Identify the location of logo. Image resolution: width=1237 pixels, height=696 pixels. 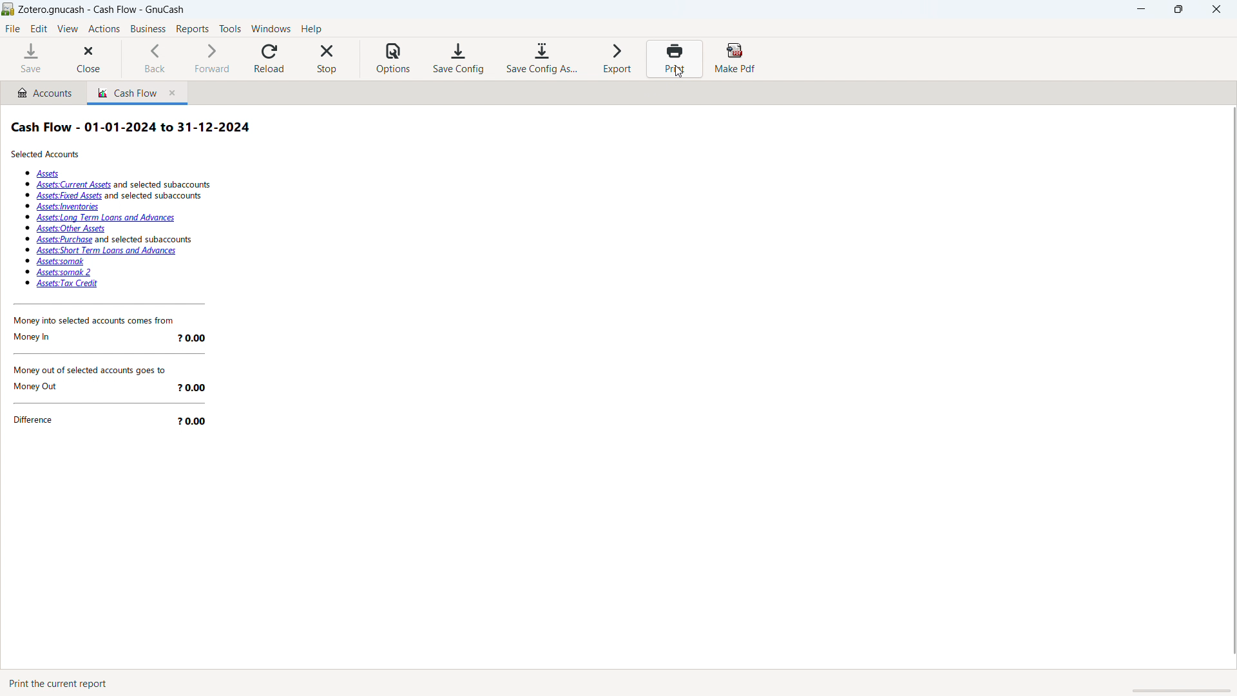
(8, 10).